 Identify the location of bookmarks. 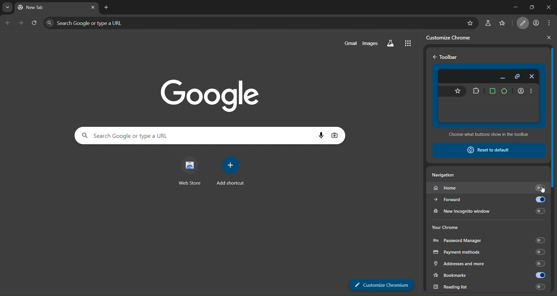
(463, 276).